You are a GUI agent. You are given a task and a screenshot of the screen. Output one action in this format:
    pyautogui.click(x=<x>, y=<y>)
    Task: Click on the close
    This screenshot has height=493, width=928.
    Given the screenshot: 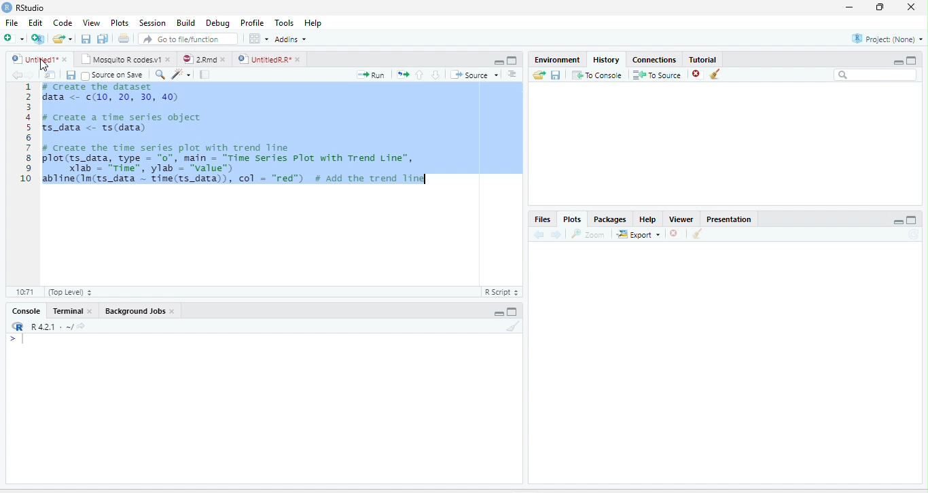 What is the action you would take?
    pyautogui.click(x=911, y=7)
    